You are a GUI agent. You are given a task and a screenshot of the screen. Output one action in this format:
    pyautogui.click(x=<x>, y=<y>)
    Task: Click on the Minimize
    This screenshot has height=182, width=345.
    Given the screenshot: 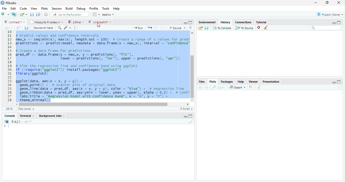 What is the action you would take?
    pyautogui.click(x=316, y=3)
    